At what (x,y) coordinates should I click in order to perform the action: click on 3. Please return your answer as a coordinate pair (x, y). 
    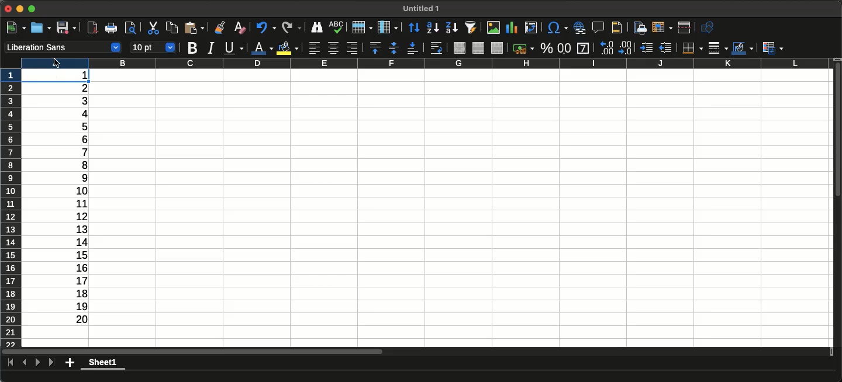
    Looking at the image, I should click on (74, 101).